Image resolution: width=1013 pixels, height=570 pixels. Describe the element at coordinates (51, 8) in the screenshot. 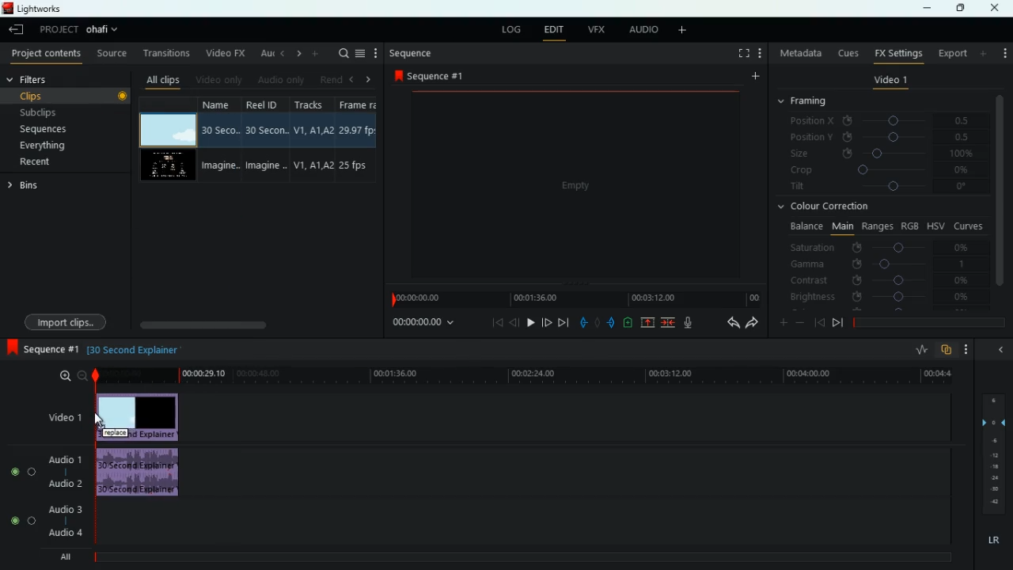

I see `lightworks` at that location.